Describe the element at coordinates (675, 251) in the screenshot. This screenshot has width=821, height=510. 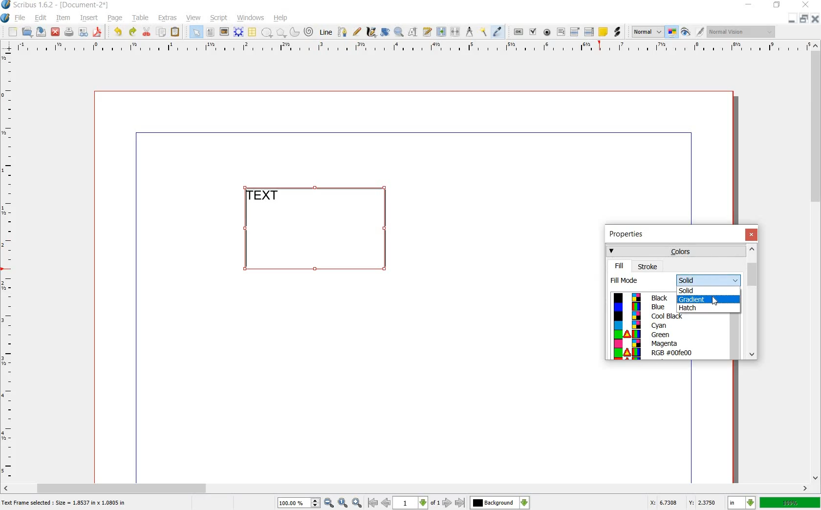
I see `colors` at that location.